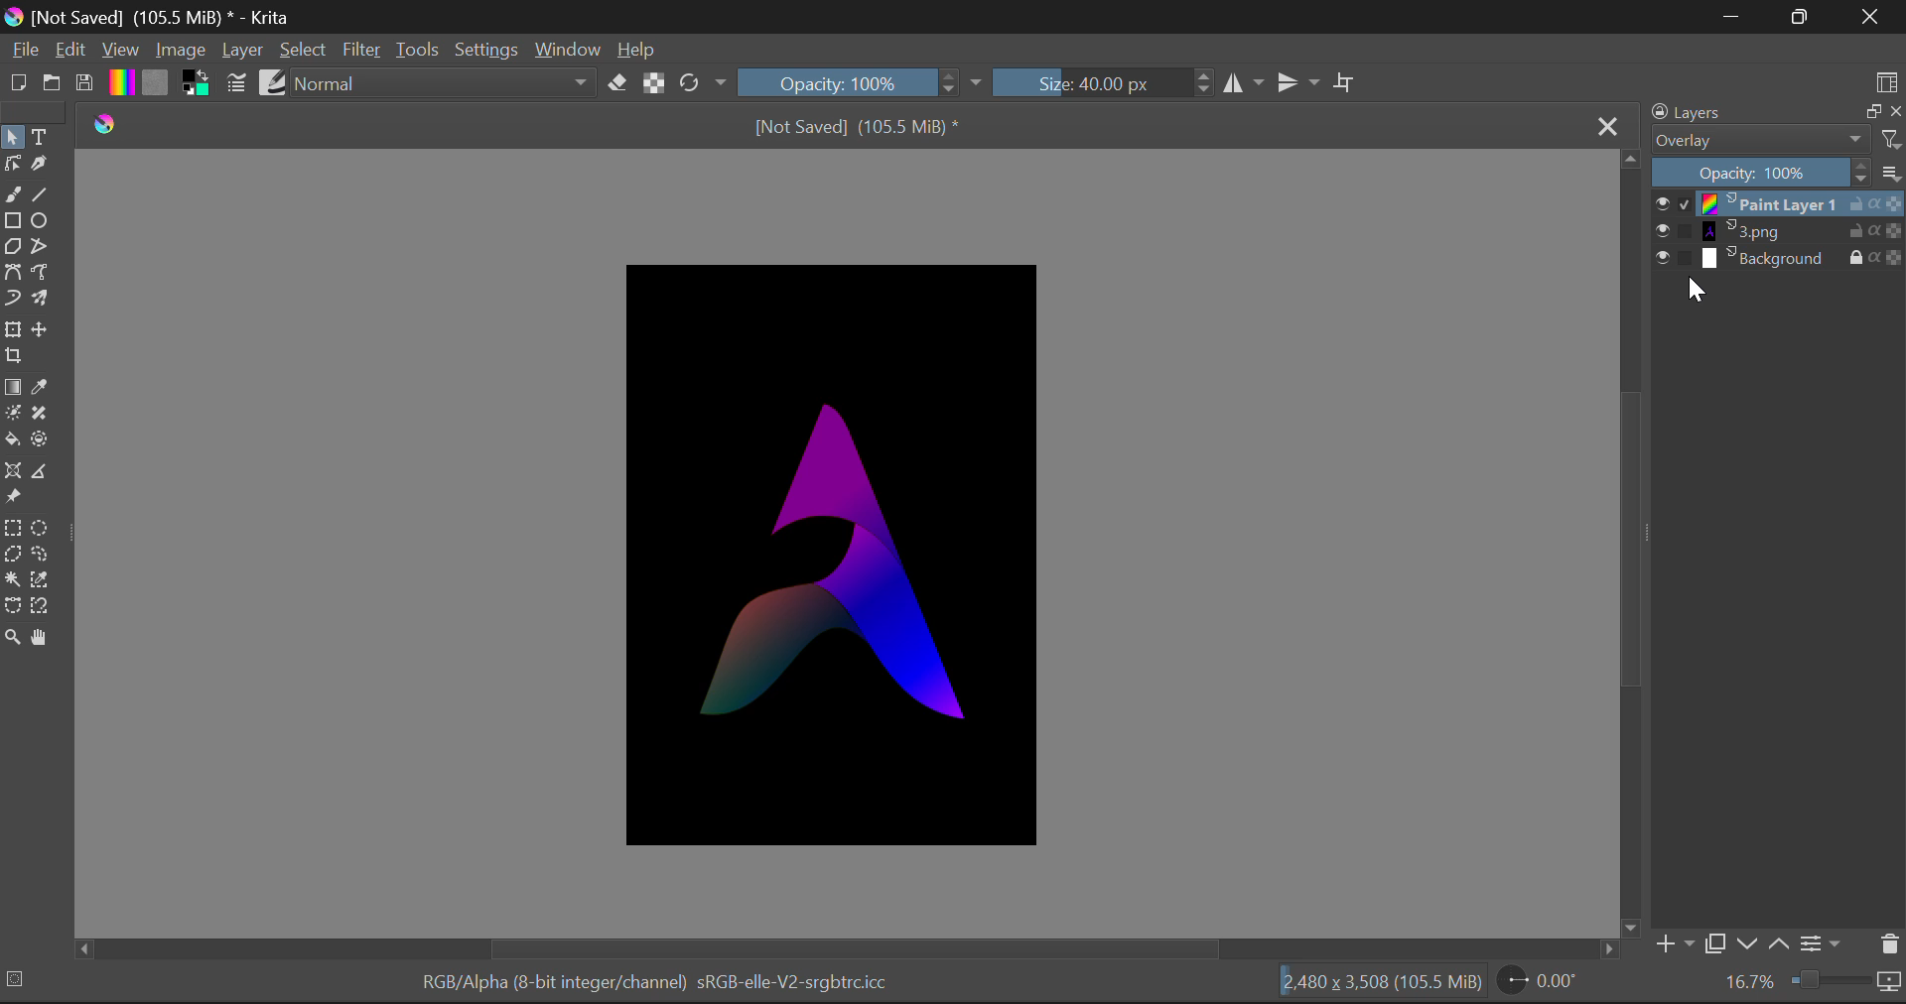 This screenshot has width=1906, height=1004. I want to click on Pattern, so click(159, 87).